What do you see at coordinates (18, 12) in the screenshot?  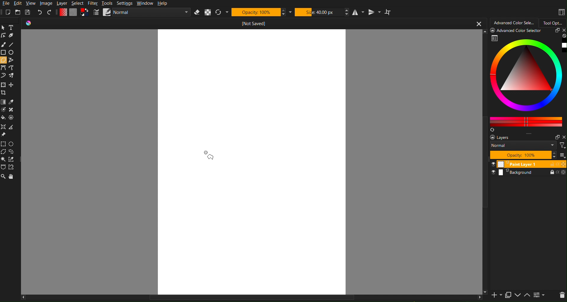 I see `Open` at bounding box center [18, 12].